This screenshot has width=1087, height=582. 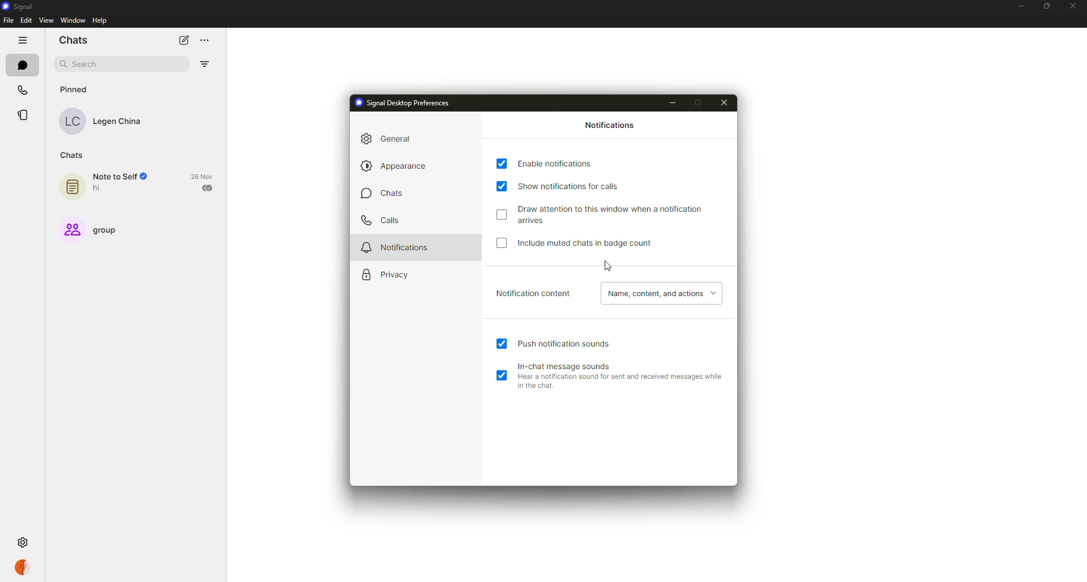 I want to click on enabled, so click(x=504, y=376).